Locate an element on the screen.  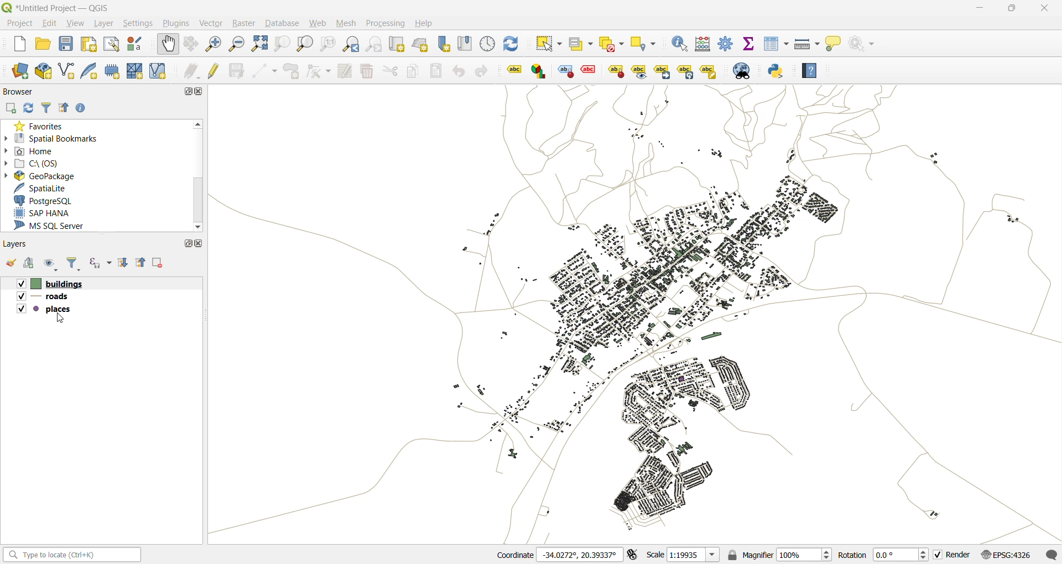
no action is located at coordinates (863, 46).